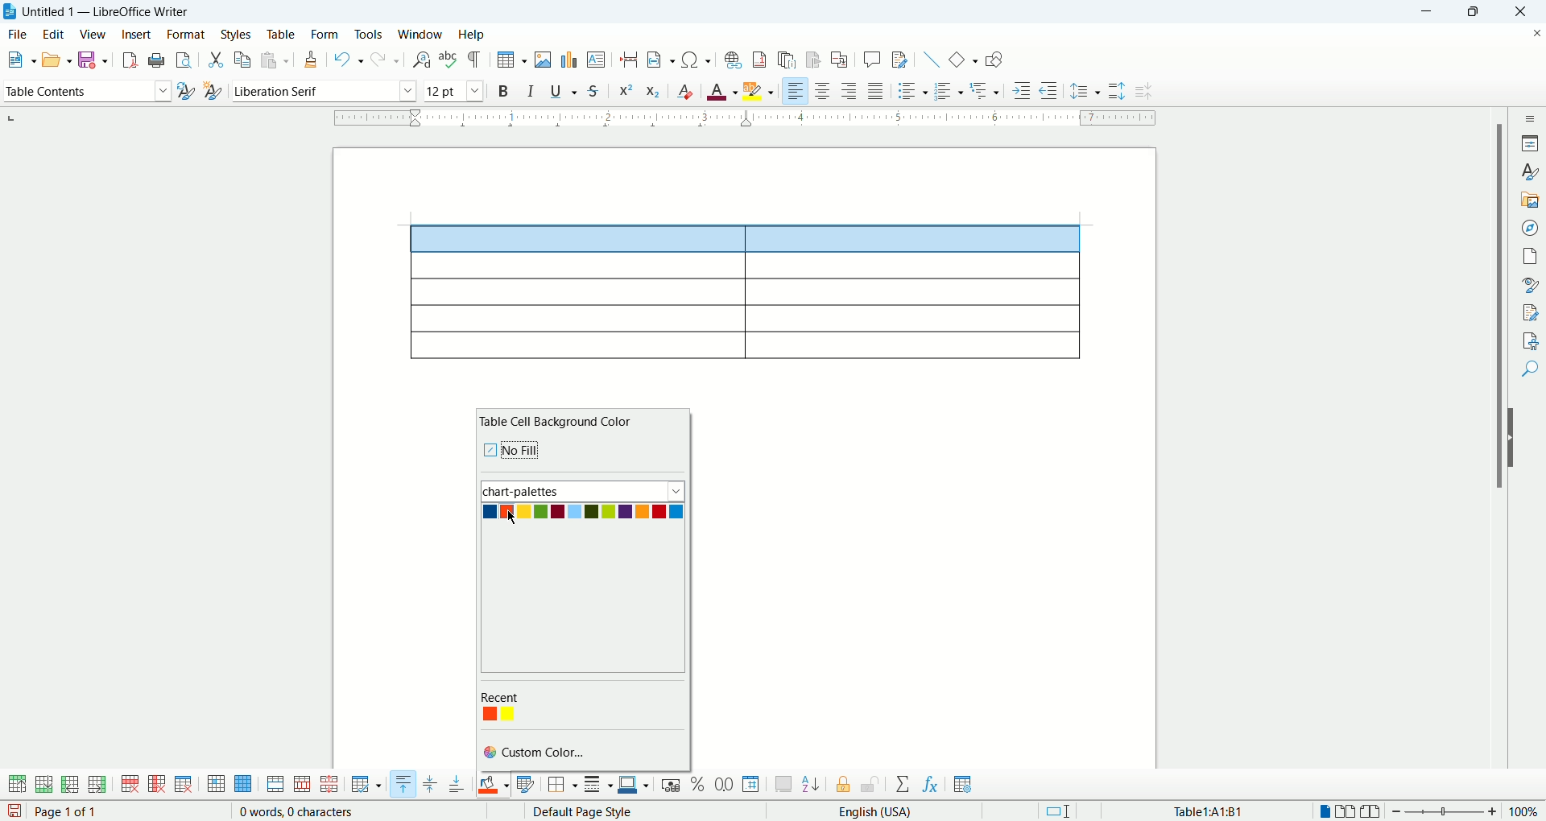 Image resolution: width=1546 pixels, height=821 pixels. Describe the element at coordinates (731, 58) in the screenshot. I see `insert hyperlink` at that location.